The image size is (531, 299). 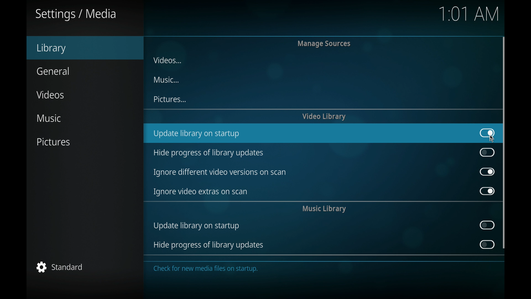 I want to click on update library on  startup, so click(x=196, y=134).